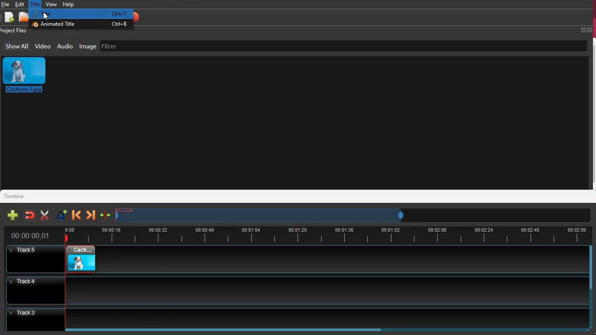  I want to click on track, so click(343, 260).